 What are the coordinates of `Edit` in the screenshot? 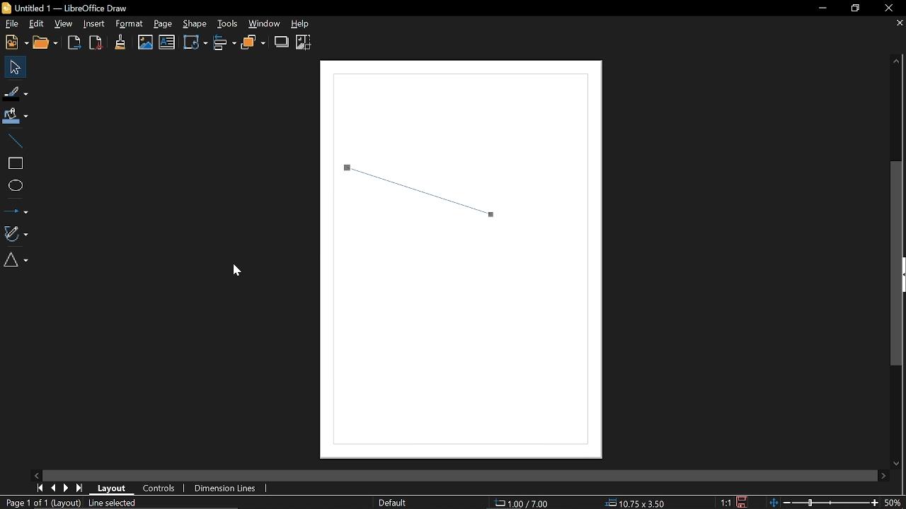 It's located at (37, 23).